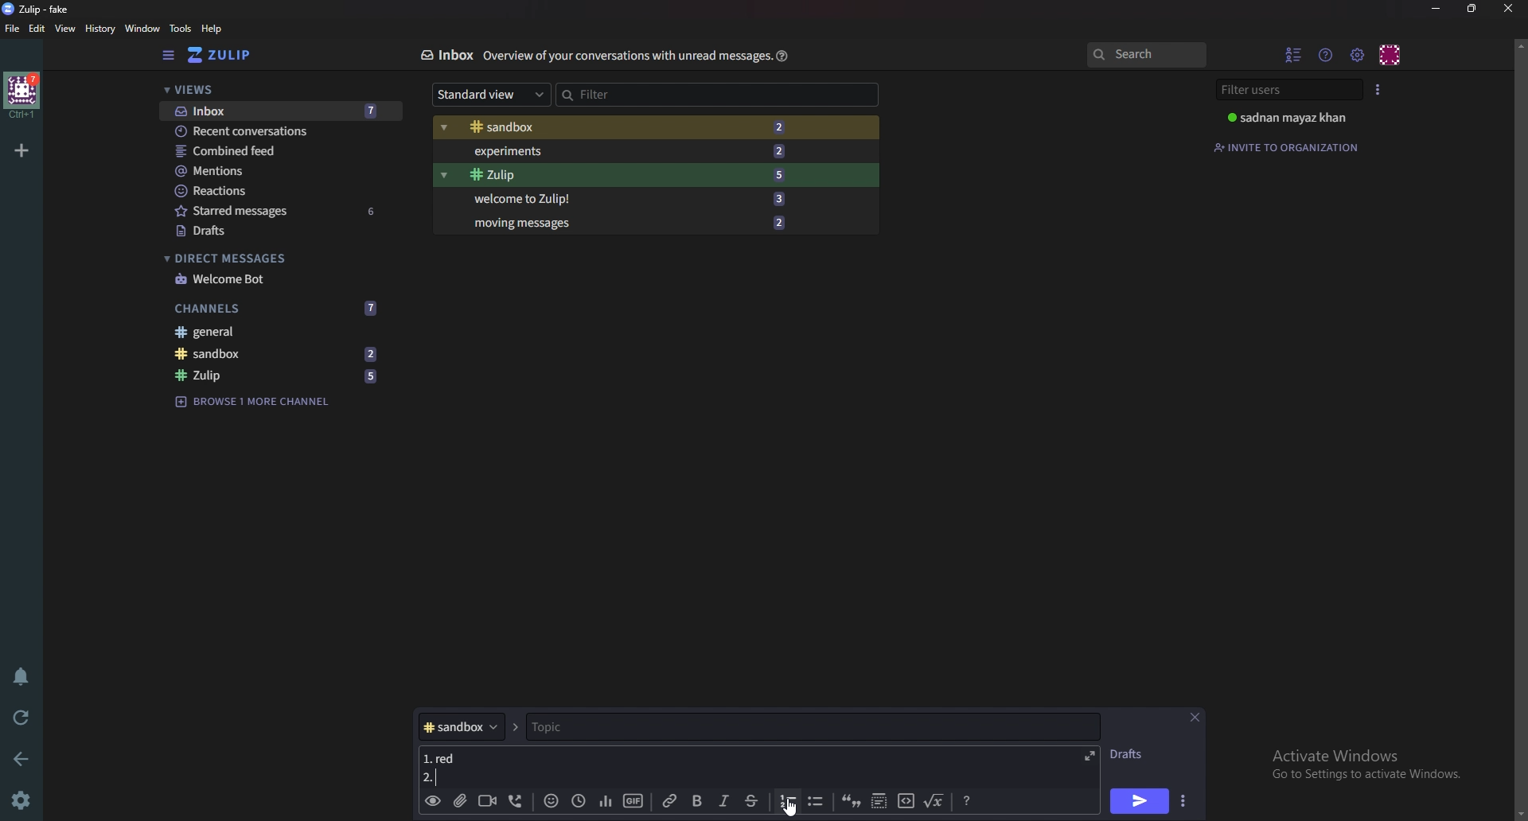  What do you see at coordinates (279, 211) in the screenshot?
I see `Starred messages` at bounding box center [279, 211].